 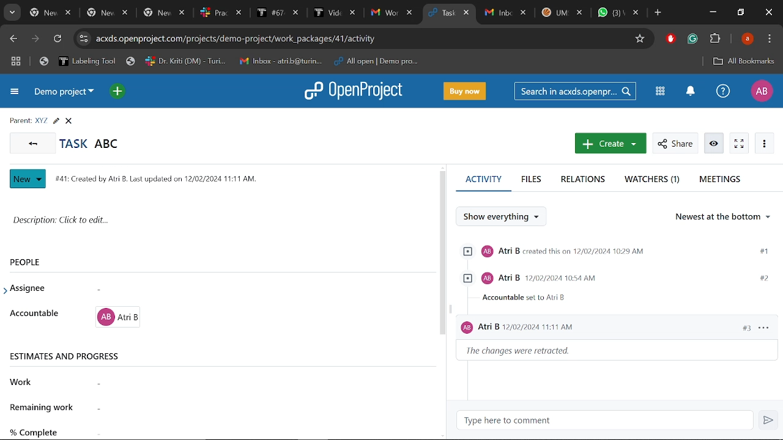 What do you see at coordinates (56, 121) in the screenshot?
I see `Edit` at bounding box center [56, 121].